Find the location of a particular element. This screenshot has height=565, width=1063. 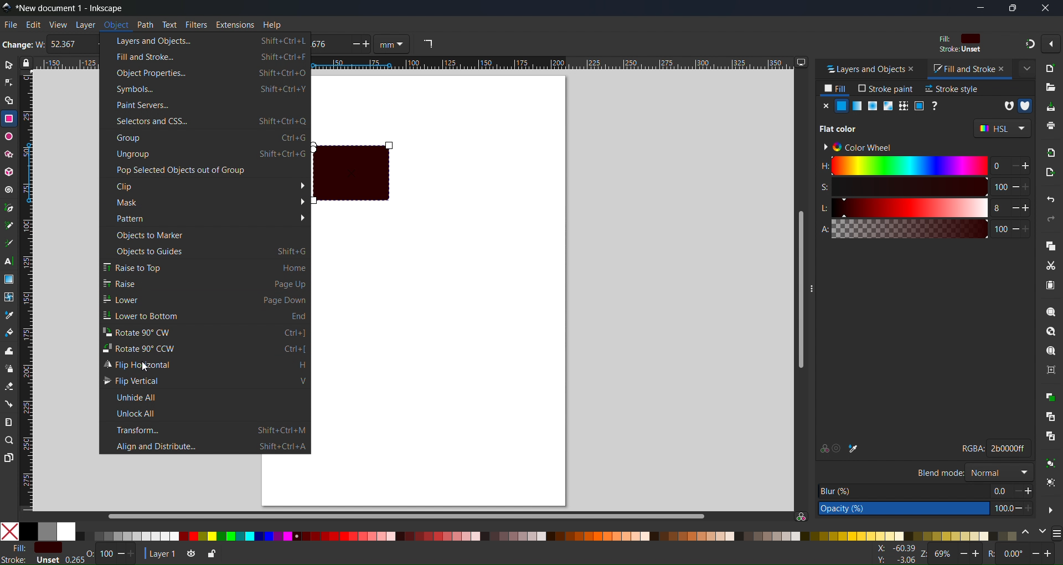

Zoom Selection is located at coordinates (1050, 312).